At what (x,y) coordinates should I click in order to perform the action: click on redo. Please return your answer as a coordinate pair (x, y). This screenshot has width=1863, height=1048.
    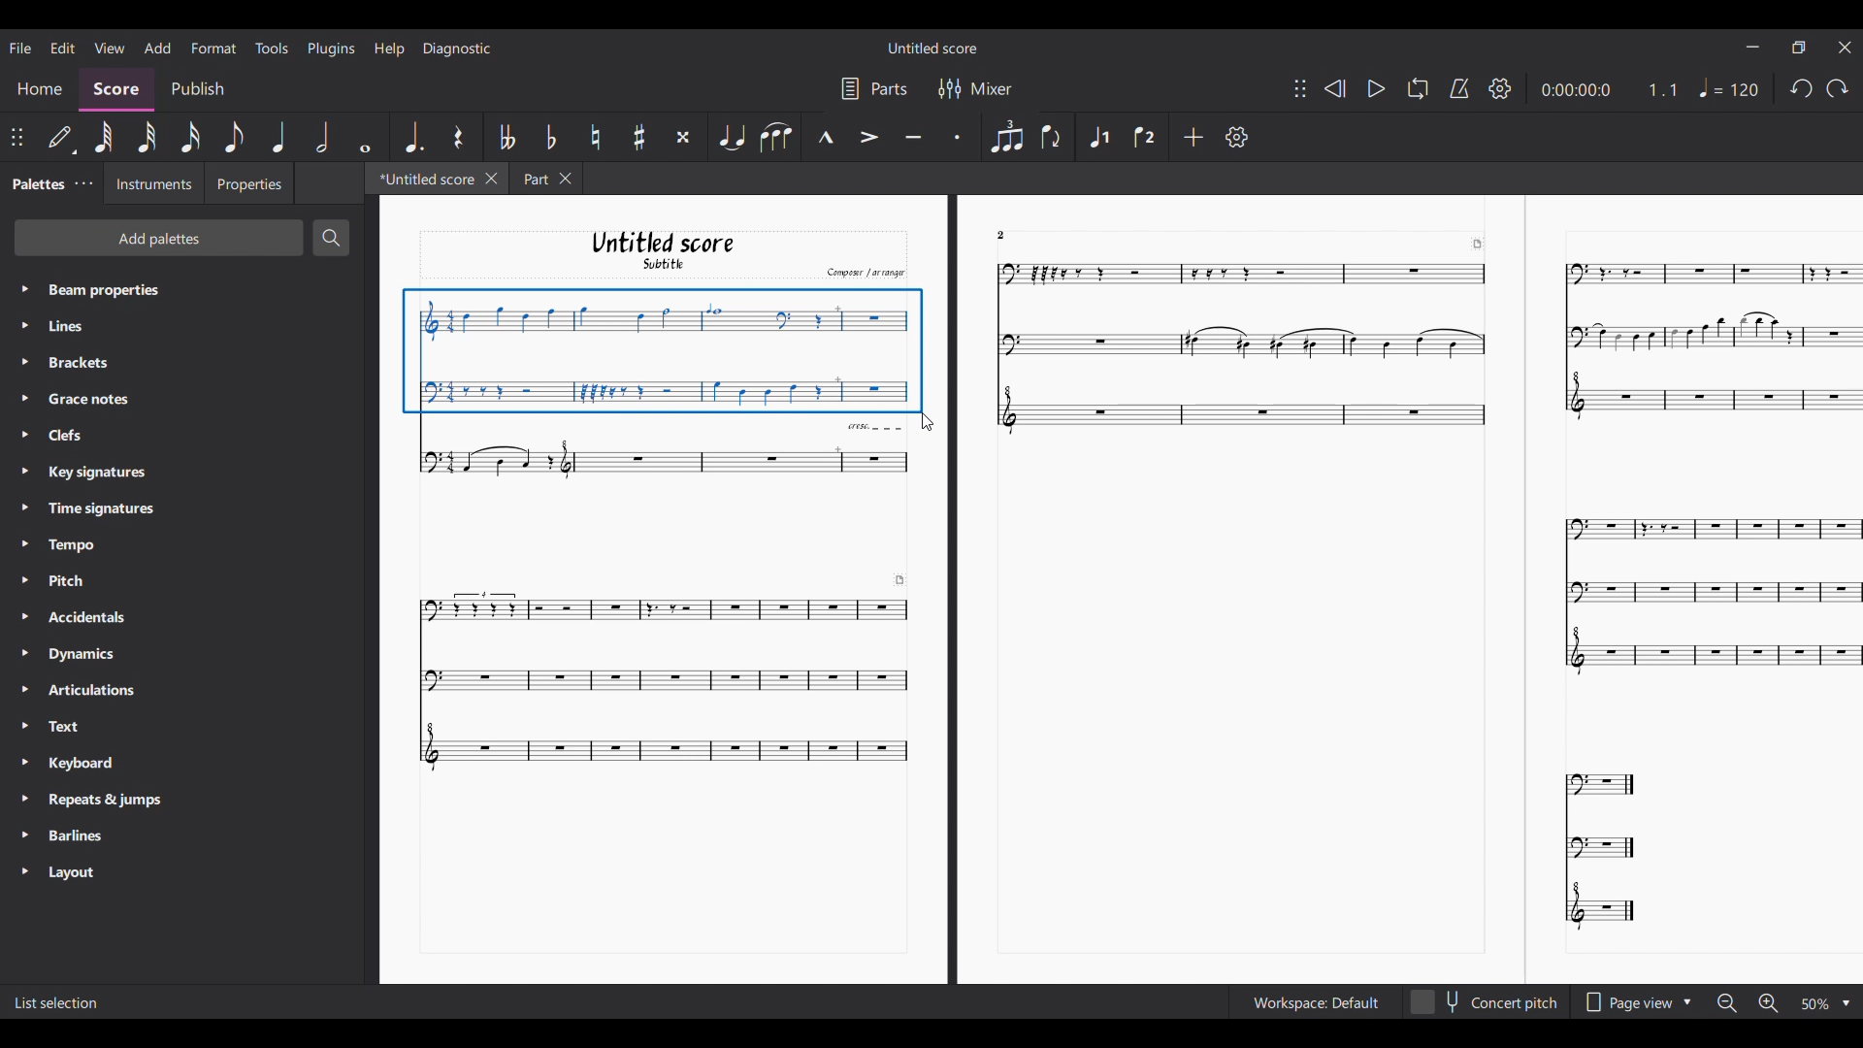
    Looking at the image, I should click on (1799, 93).